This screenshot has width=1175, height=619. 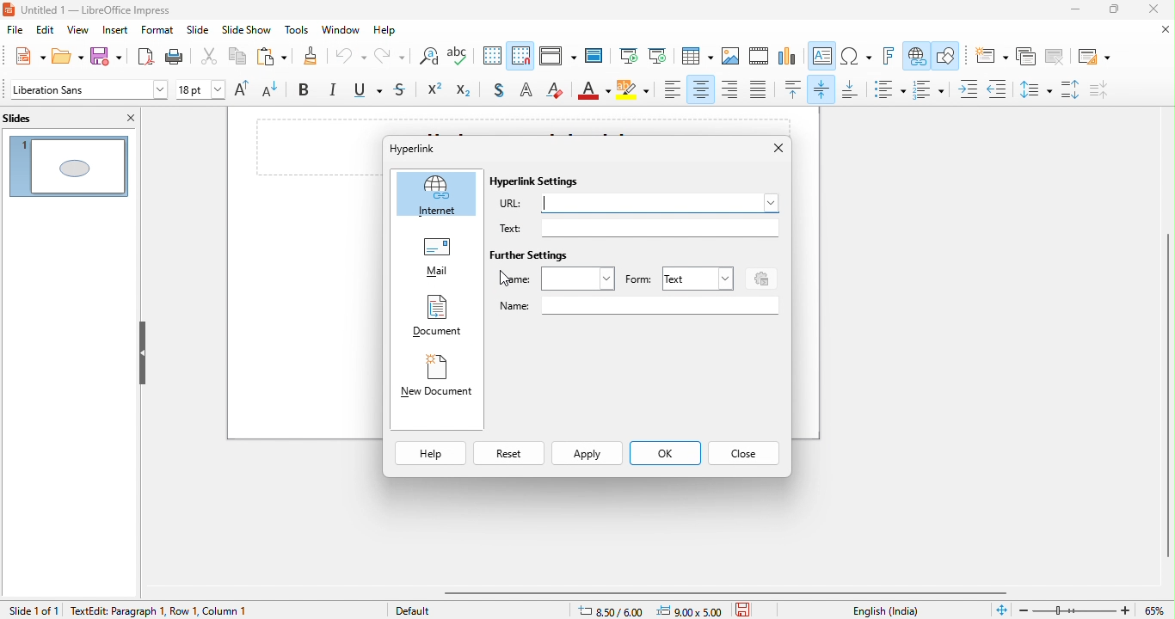 What do you see at coordinates (794, 89) in the screenshot?
I see `align top` at bounding box center [794, 89].